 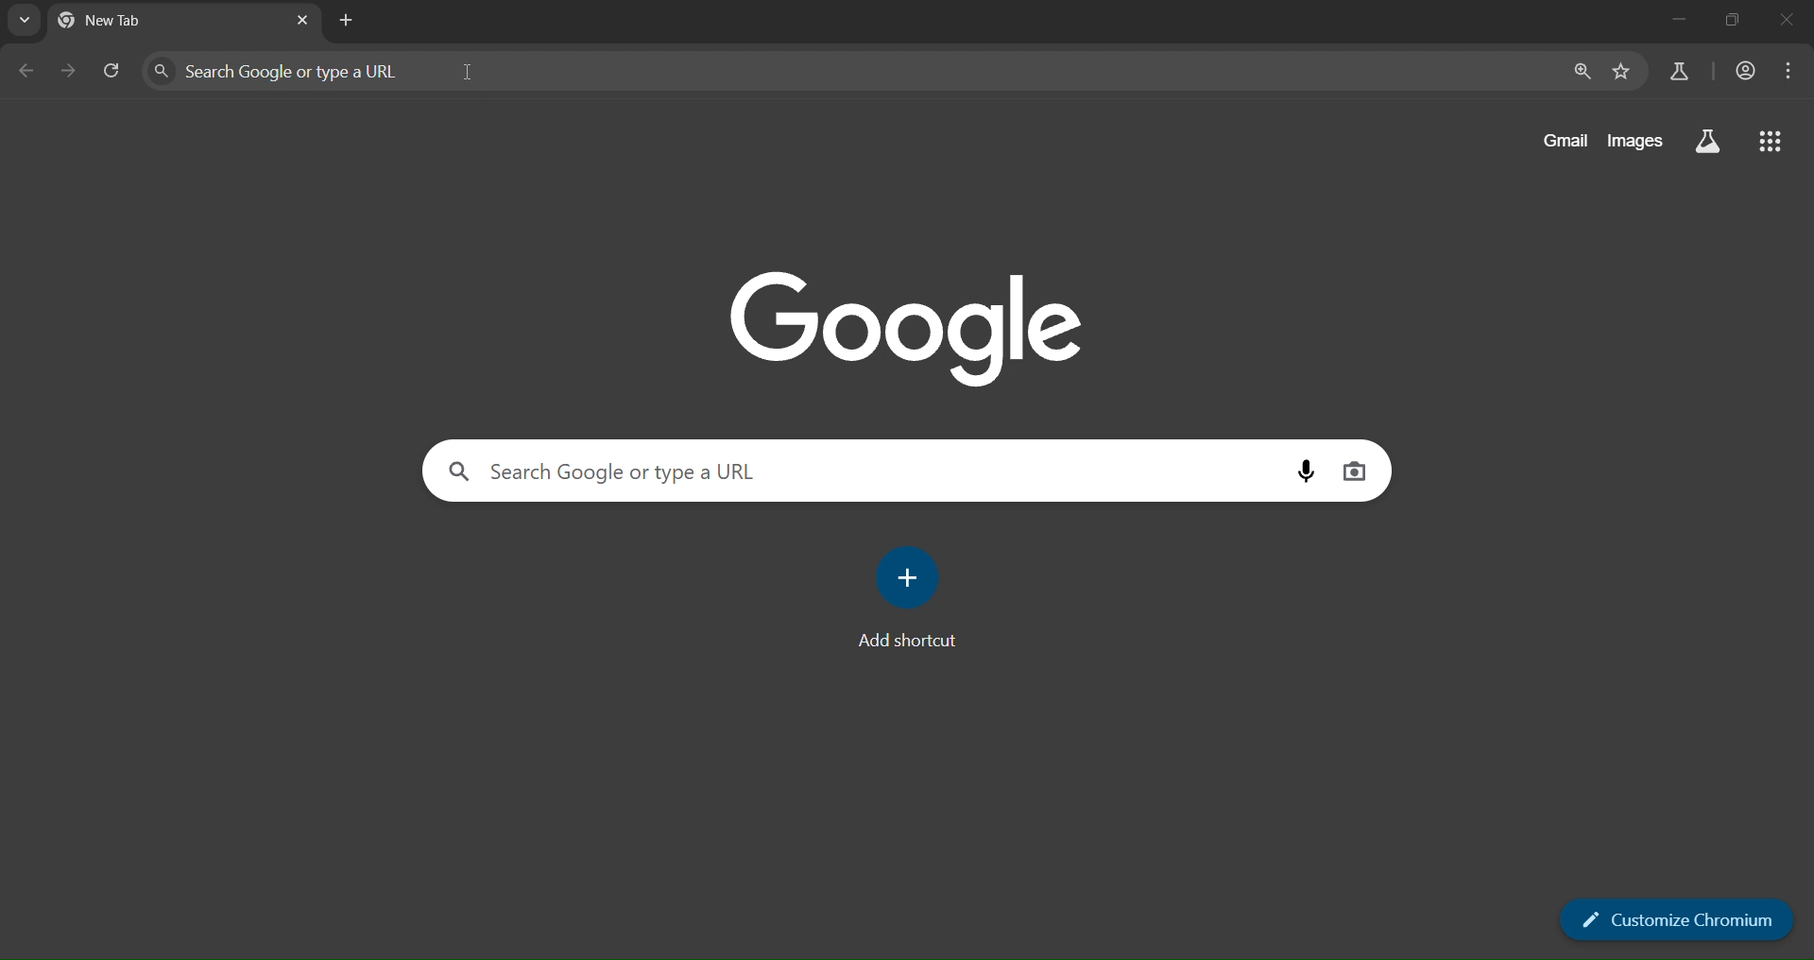 What do you see at coordinates (118, 71) in the screenshot?
I see `reload page` at bounding box center [118, 71].